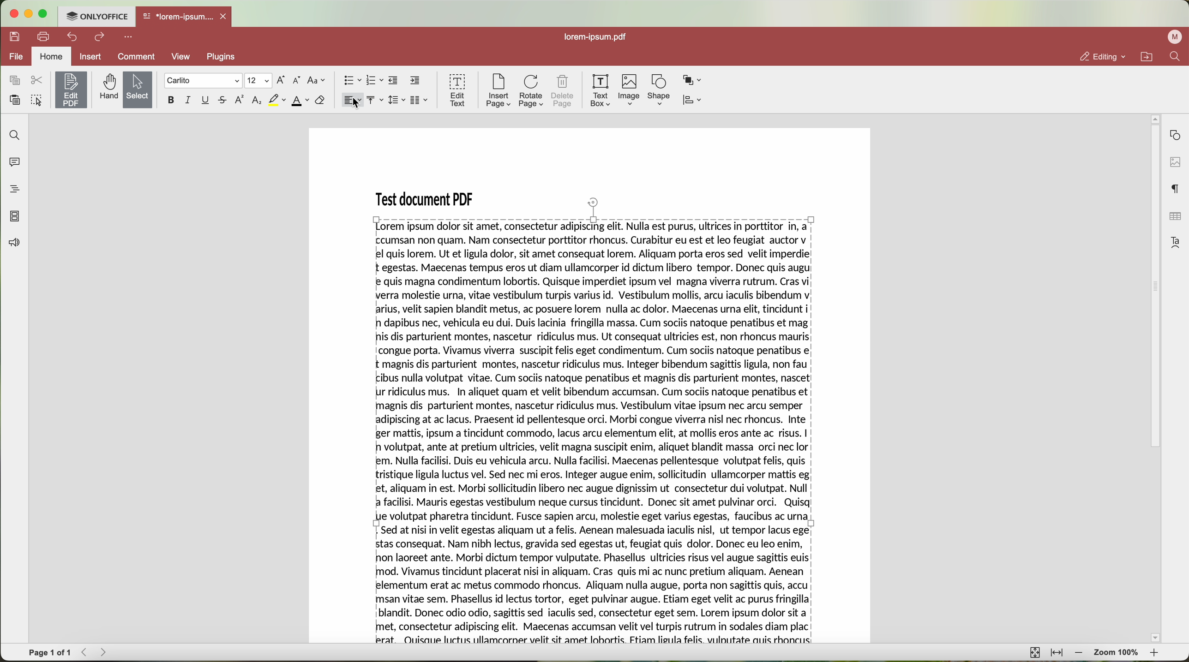  What do you see at coordinates (16, 100) in the screenshot?
I see `paste` at bounding box center [16, 100].